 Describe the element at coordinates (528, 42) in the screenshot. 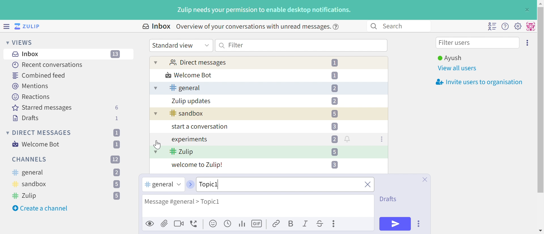

I see `Invite users to organisation` at that location.